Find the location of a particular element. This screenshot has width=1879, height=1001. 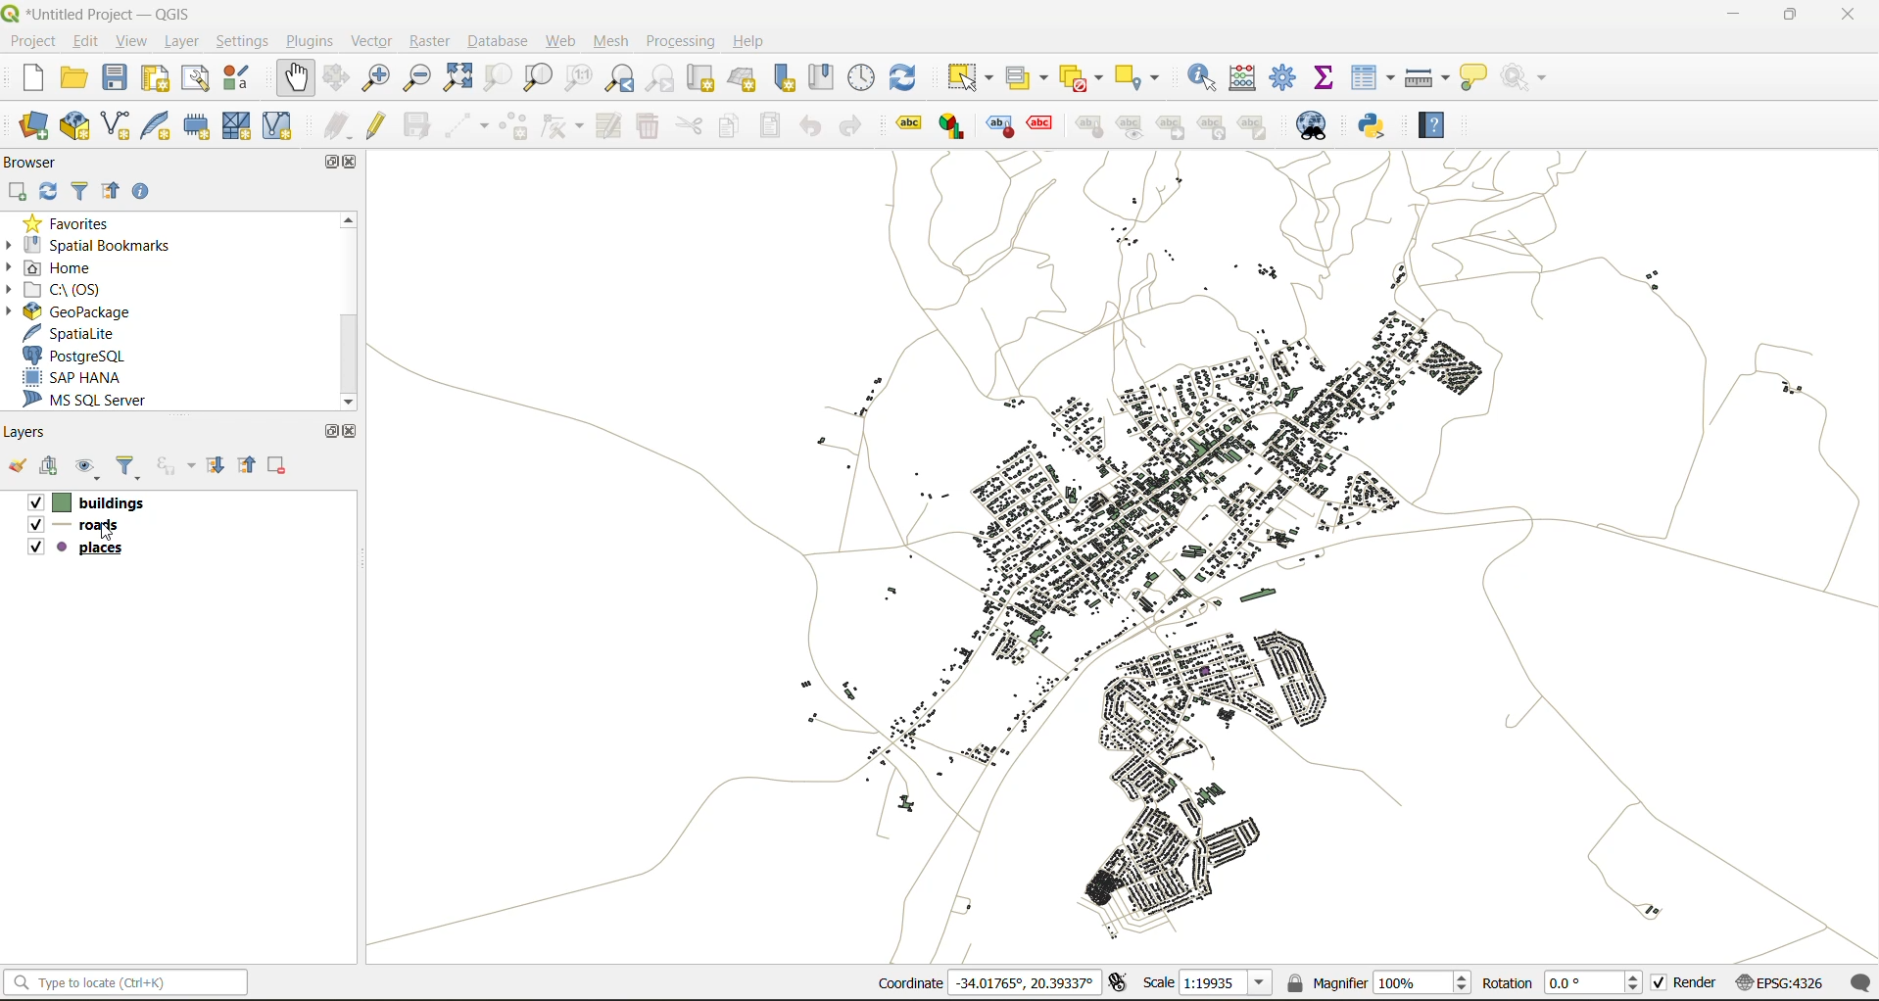

vector is located at coordinates (371, 42).